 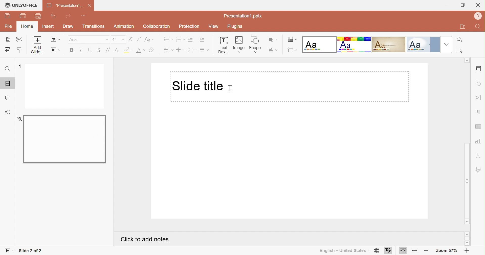 I want to click on Slide 1 preview, so click(x=64, y=86).